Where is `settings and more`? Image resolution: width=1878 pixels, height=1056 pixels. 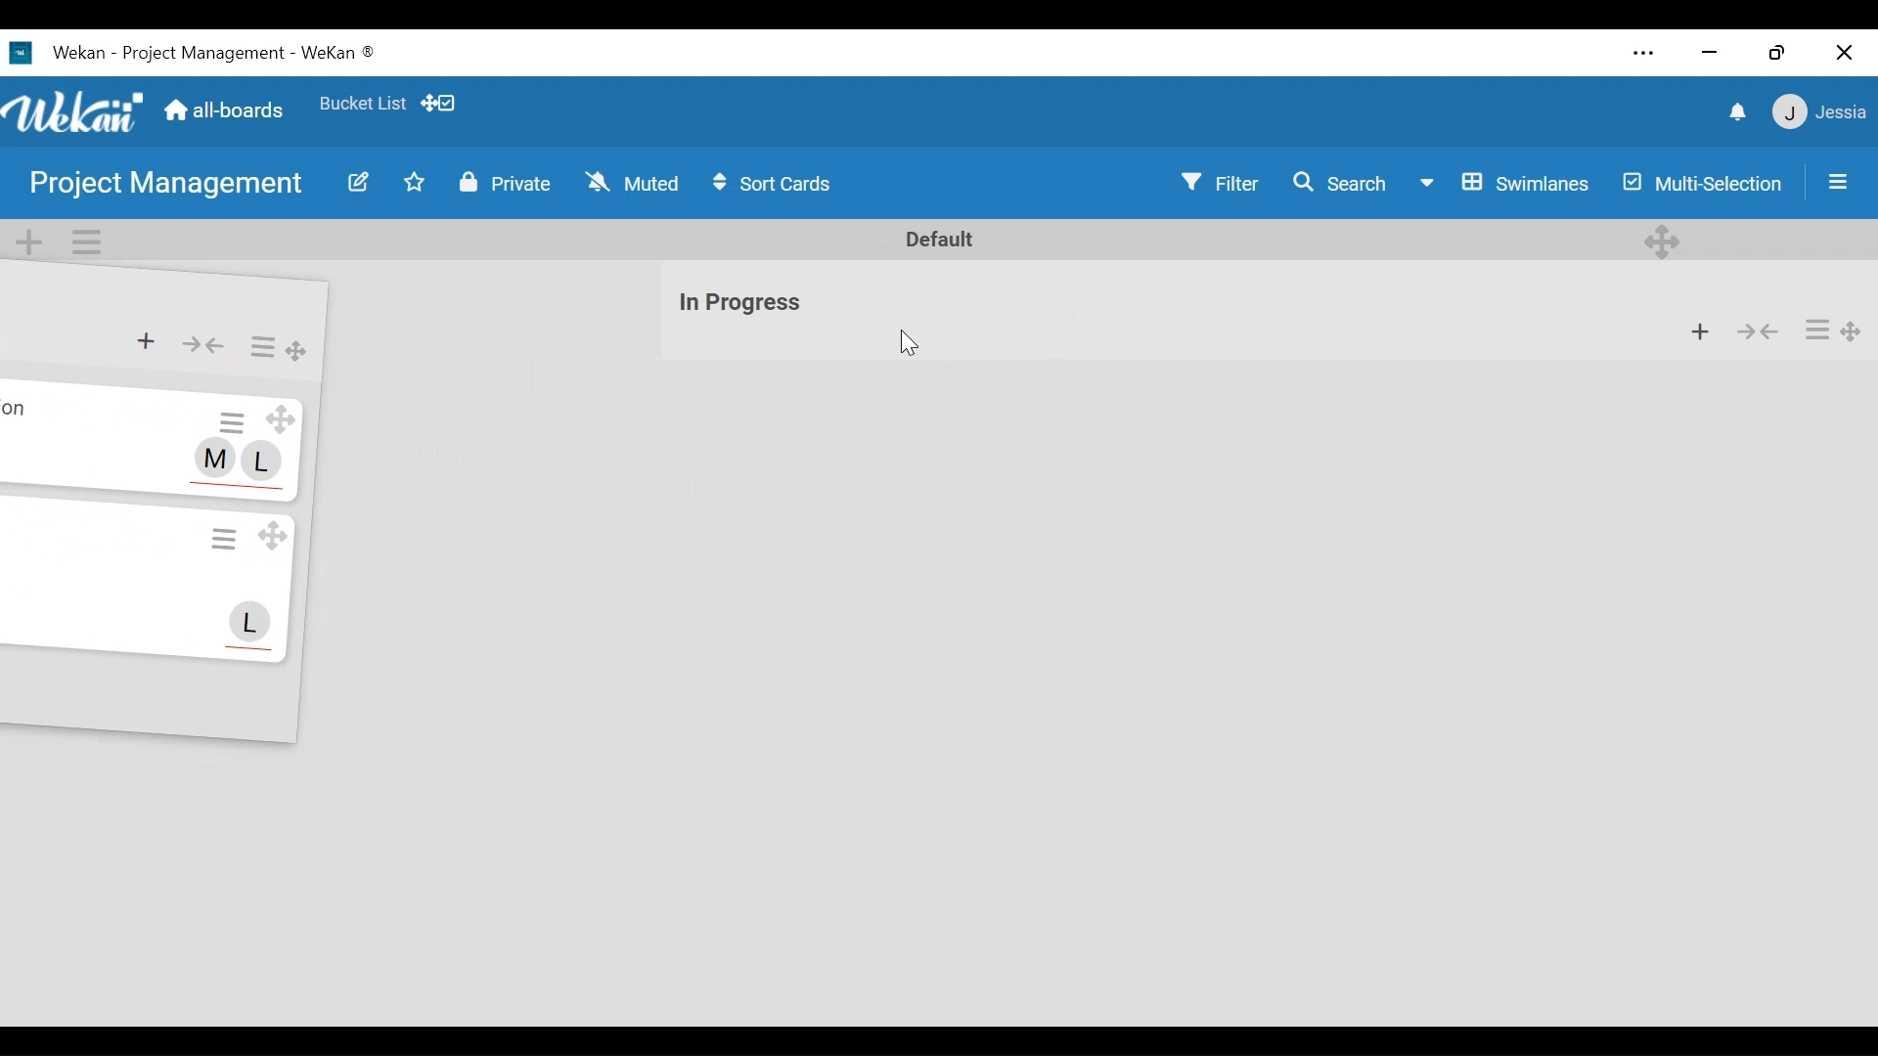 settings and more is located at coordinates (1644, 53).